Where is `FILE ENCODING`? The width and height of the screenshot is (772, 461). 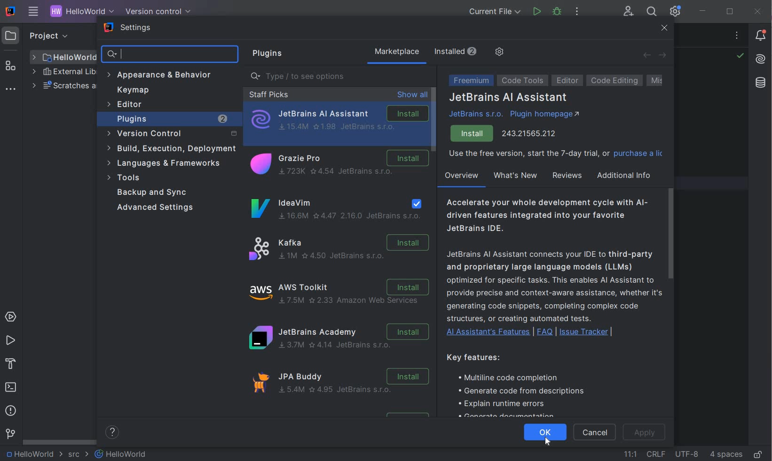 FILE ENCODING is located at coordinates (686, 453).